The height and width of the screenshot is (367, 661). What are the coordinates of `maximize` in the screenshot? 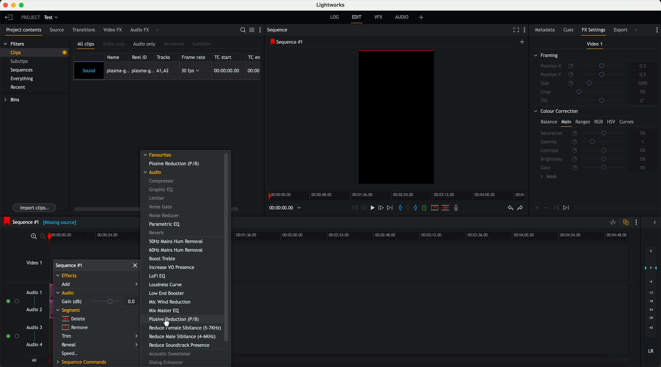 It's located at (23, 5).